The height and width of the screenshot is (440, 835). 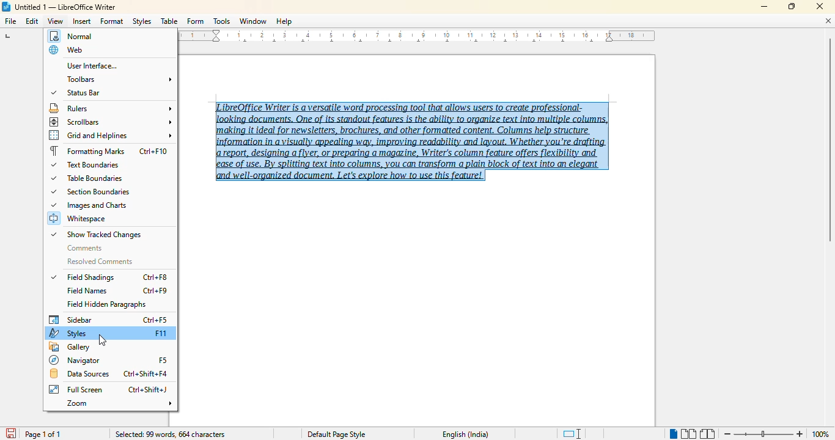 What do you see at coordinates (43, 435) in the screenshot?
I see `page 1 of 1` at bounding box center [43, 435].